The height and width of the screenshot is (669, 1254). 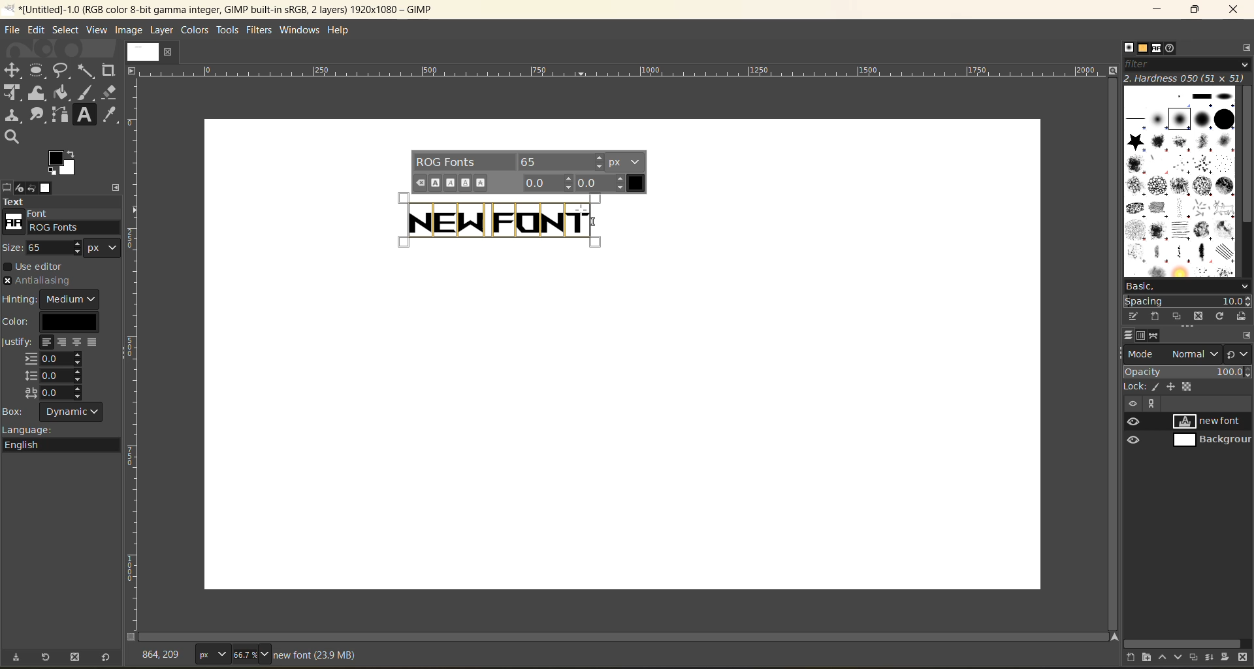 What do you see at coordinates (40, 267) in the screenshot?
I see `use editor` at bounding box center [40, 267].